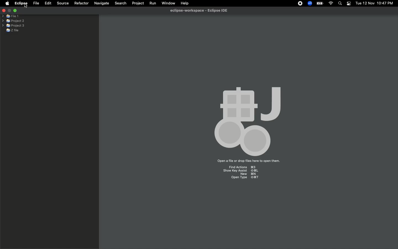  What do you see at coordinates (248, 131) in the screenshot?
I see `Workspace` at bounding box center [248, 131].